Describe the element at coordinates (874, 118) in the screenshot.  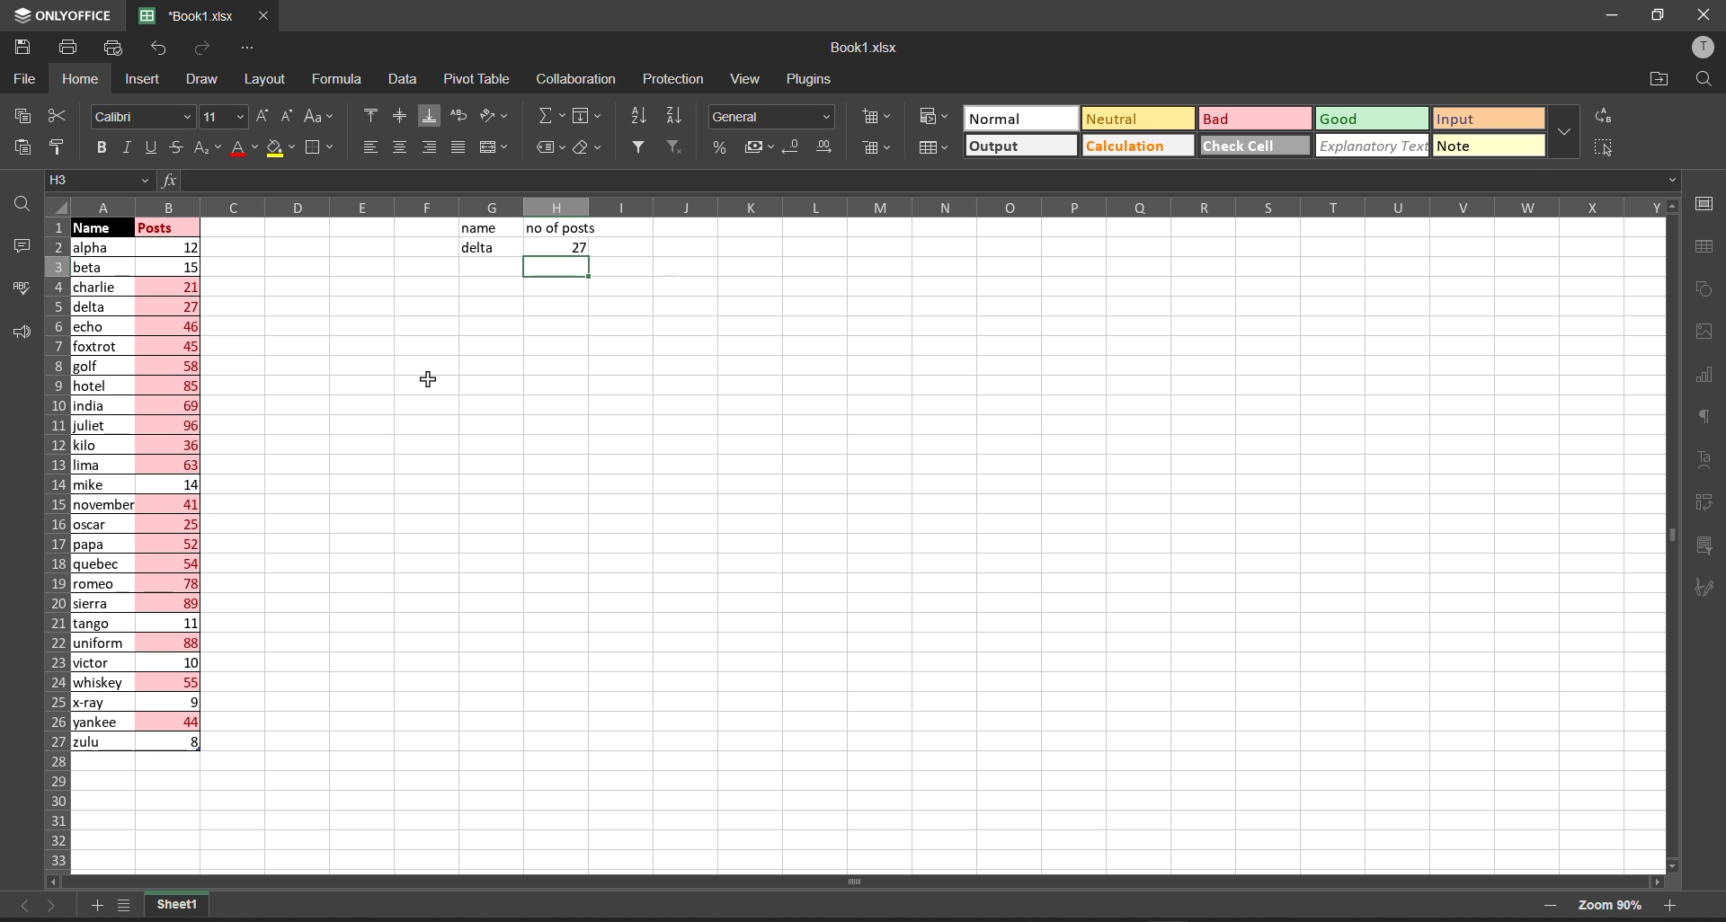
I see `insert cells` at that location.